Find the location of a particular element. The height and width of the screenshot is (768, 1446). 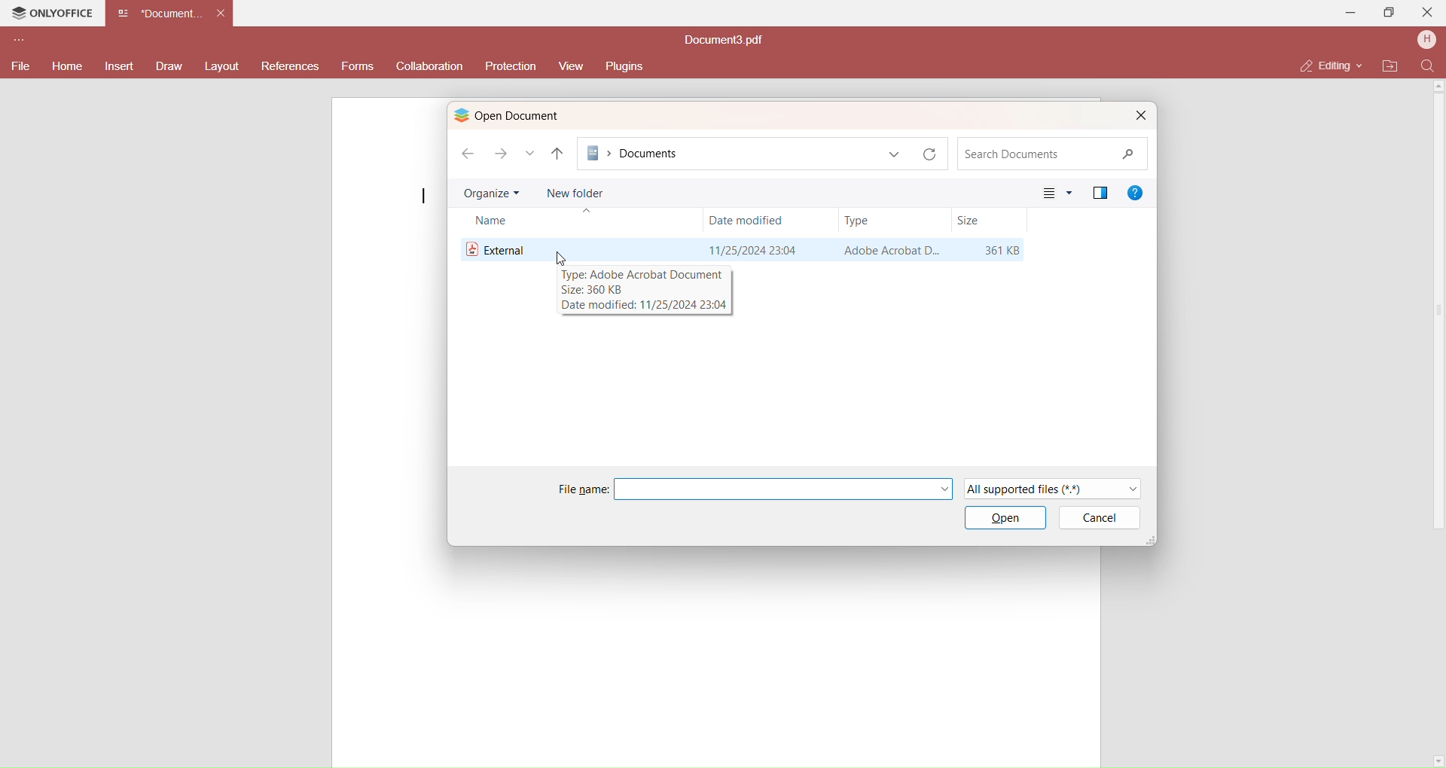

File Name is located at coordinates (500, 248).